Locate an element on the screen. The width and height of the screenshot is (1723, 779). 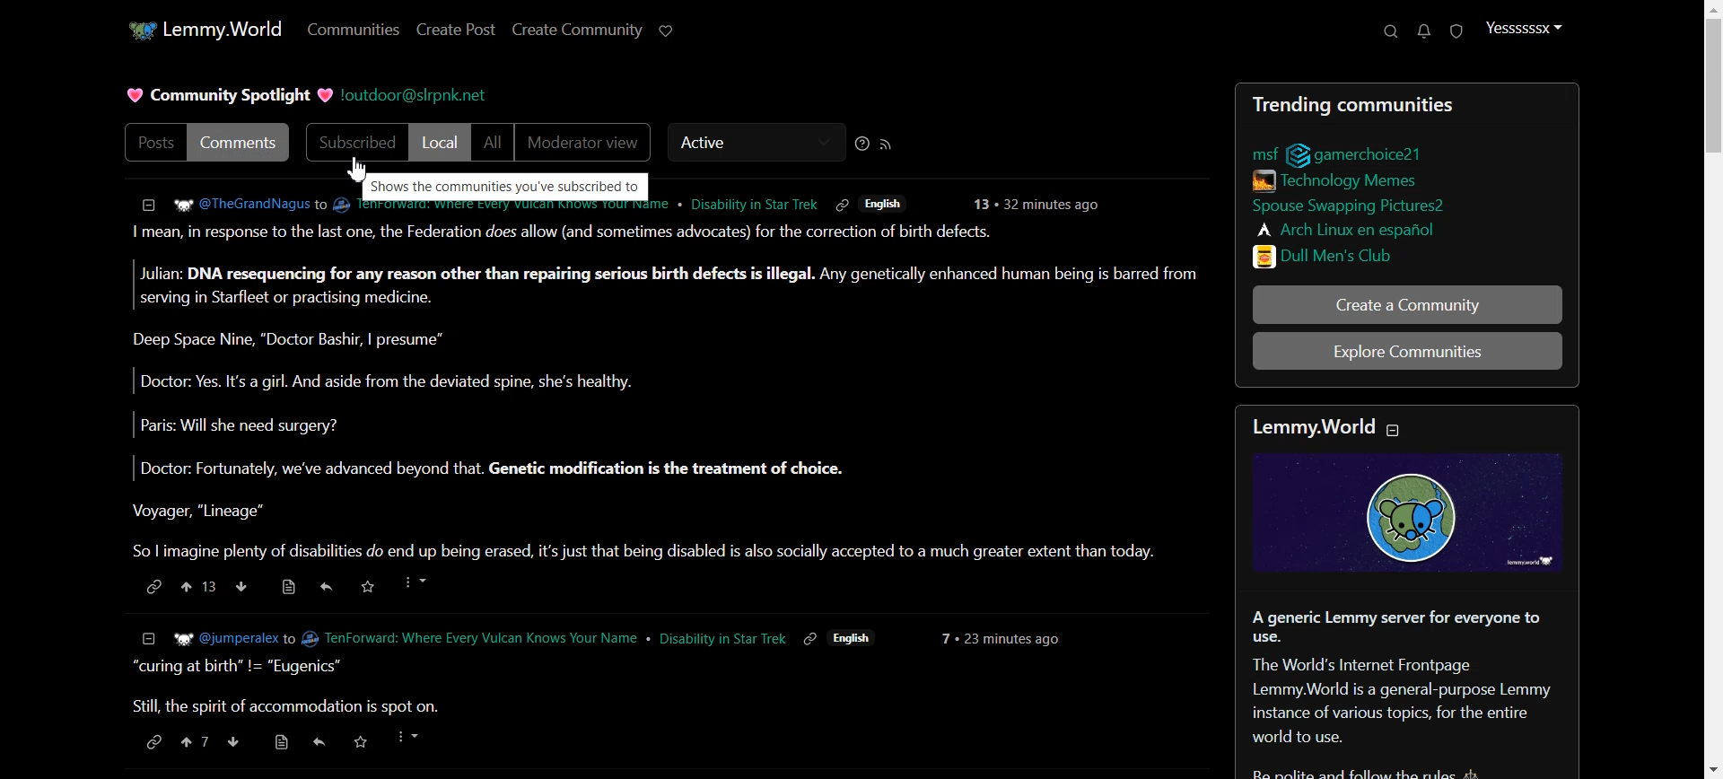
Subscribed is located at coordinates (353, 143).